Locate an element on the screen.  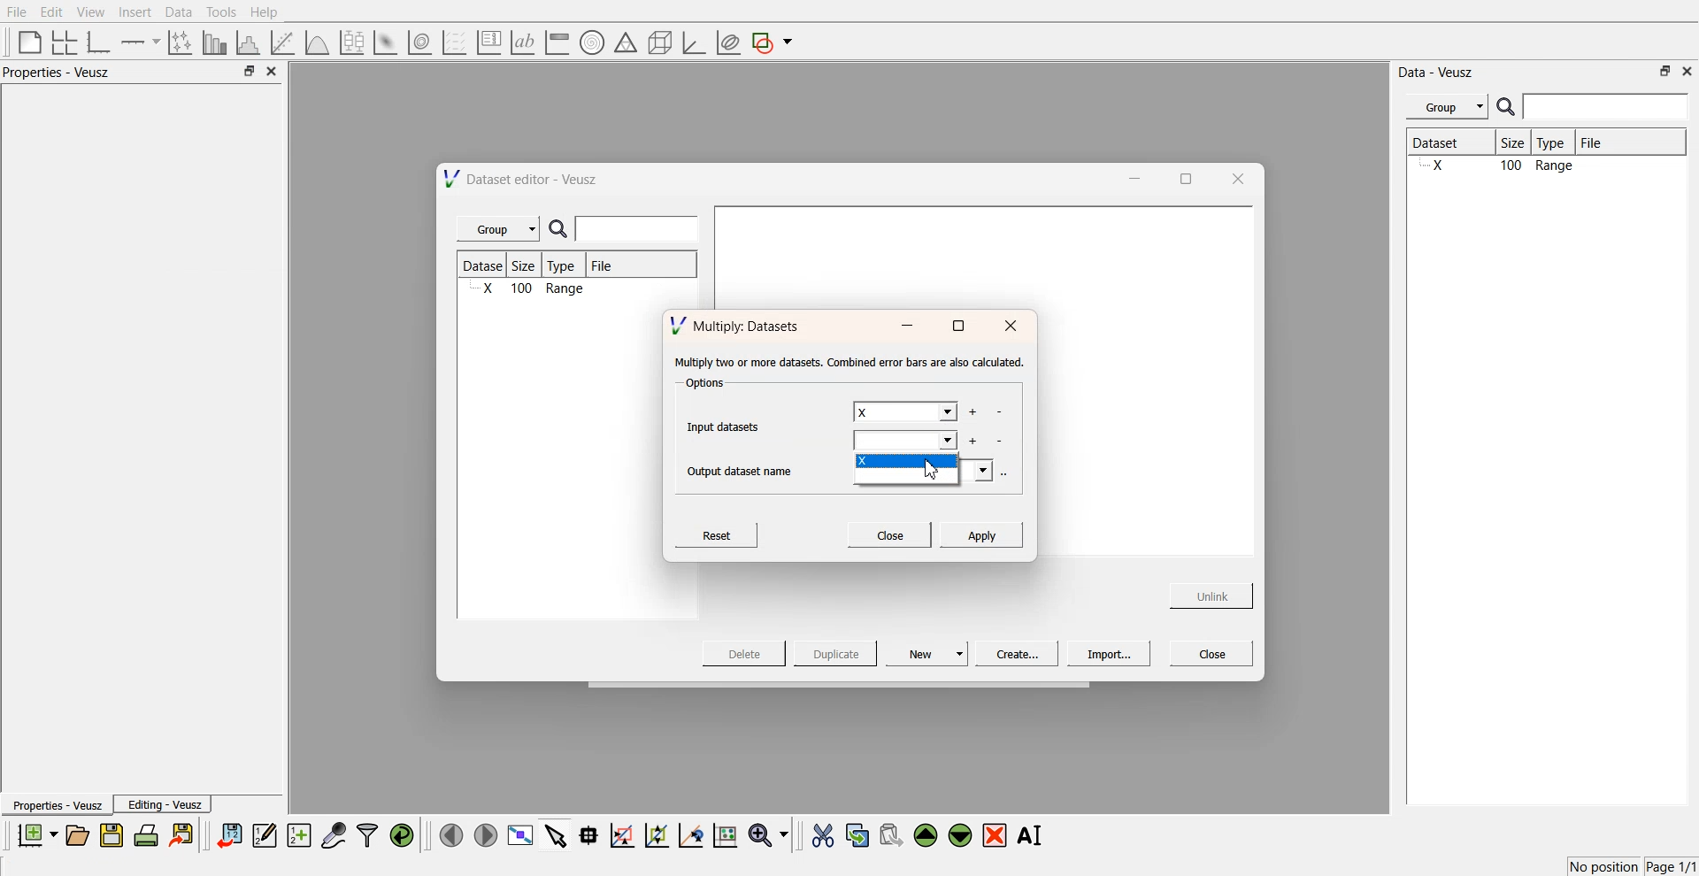
blank page is located at coordinates (26, 41).